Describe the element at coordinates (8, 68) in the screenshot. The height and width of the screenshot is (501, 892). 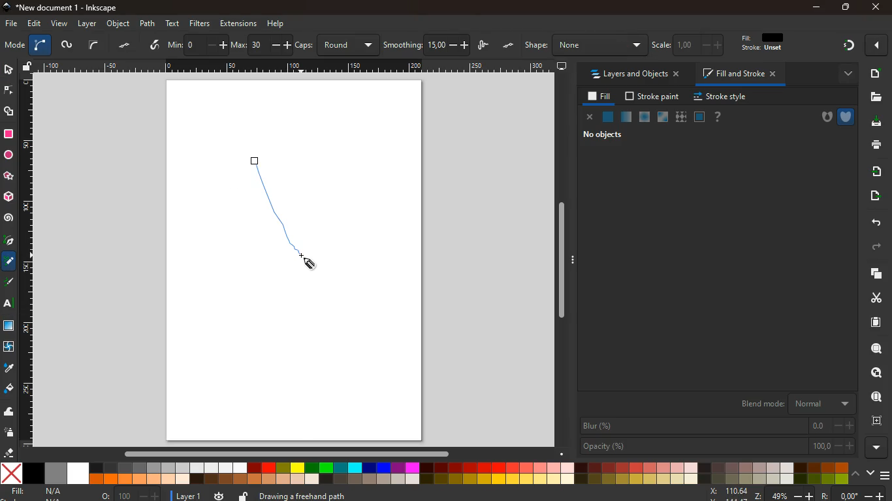
I see `select` at that location.